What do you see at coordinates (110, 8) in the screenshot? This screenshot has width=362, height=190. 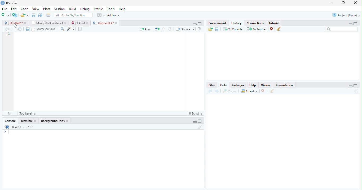 I see `Tools` at bounding box center [110, 8].